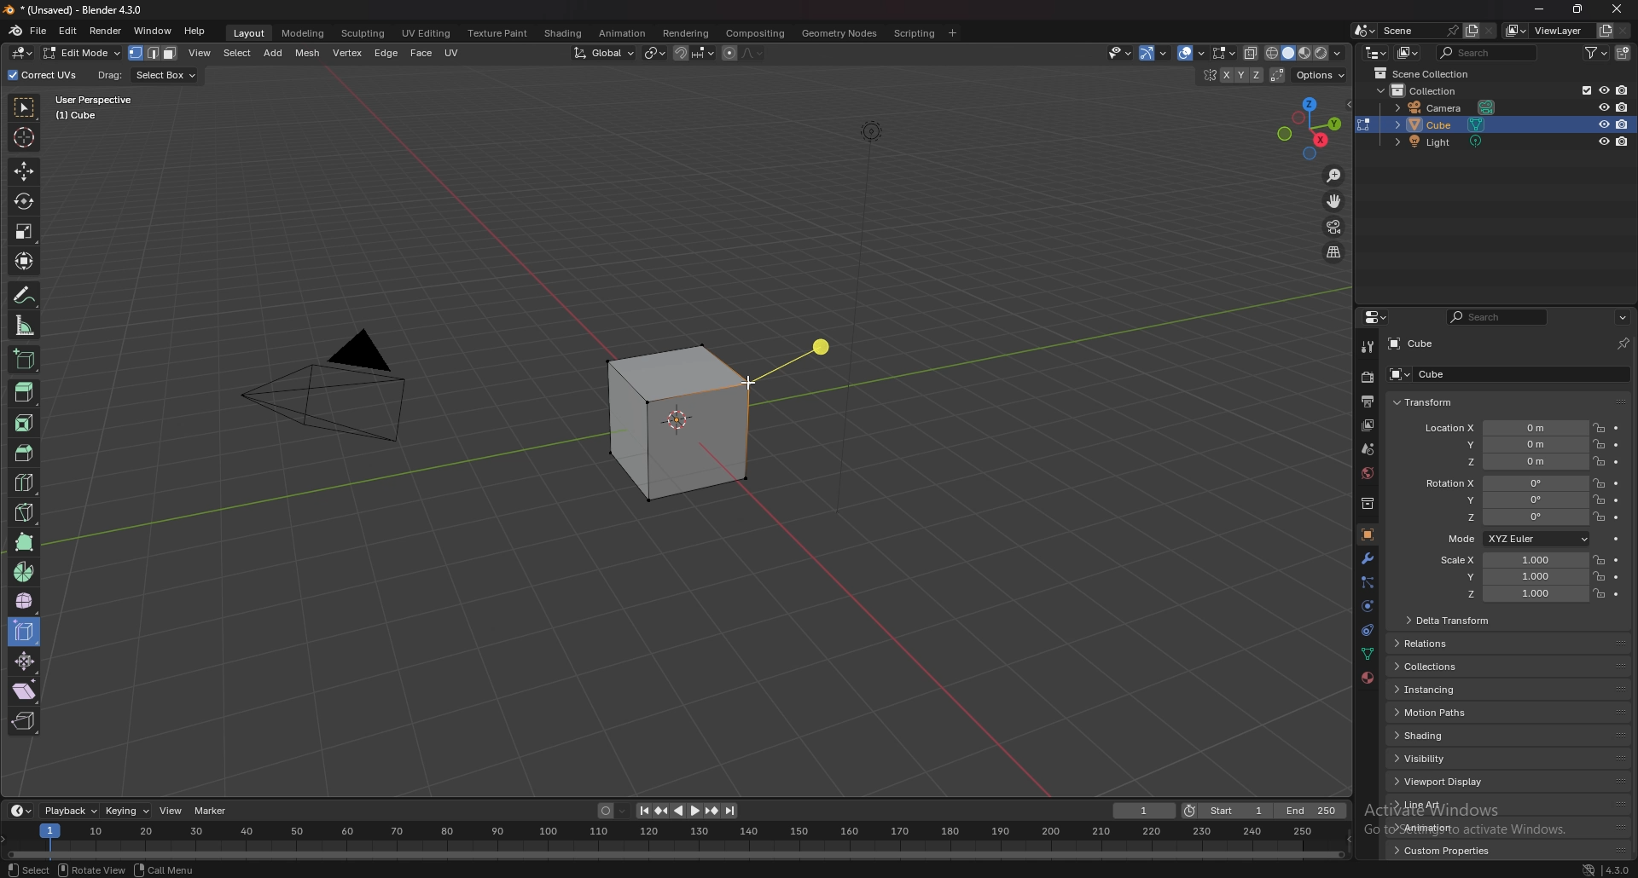 Image resolution: width=1638 pixels, height=878 pixels. Describe the element at coordinates (1362, 31) in the screenshot. I see `browse scene` at that location.